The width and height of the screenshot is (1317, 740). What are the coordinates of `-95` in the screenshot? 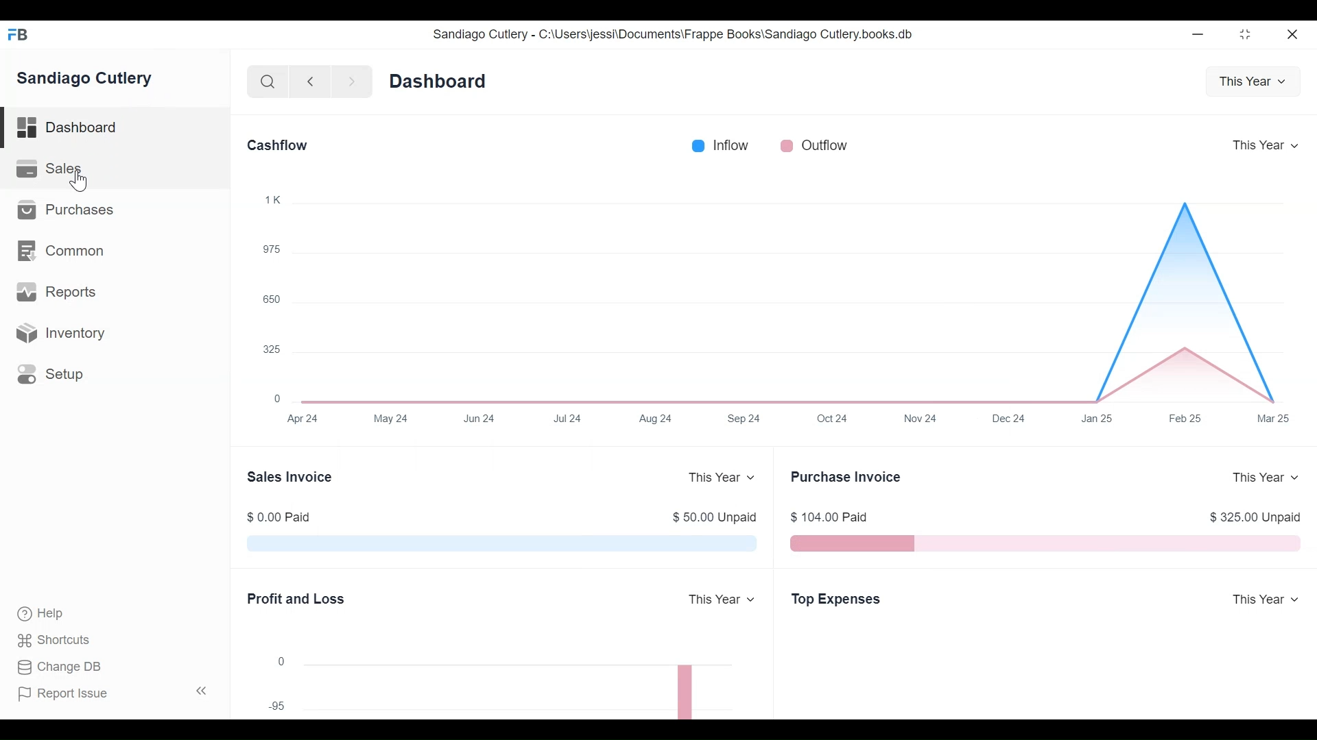 It's located at (274, 704).